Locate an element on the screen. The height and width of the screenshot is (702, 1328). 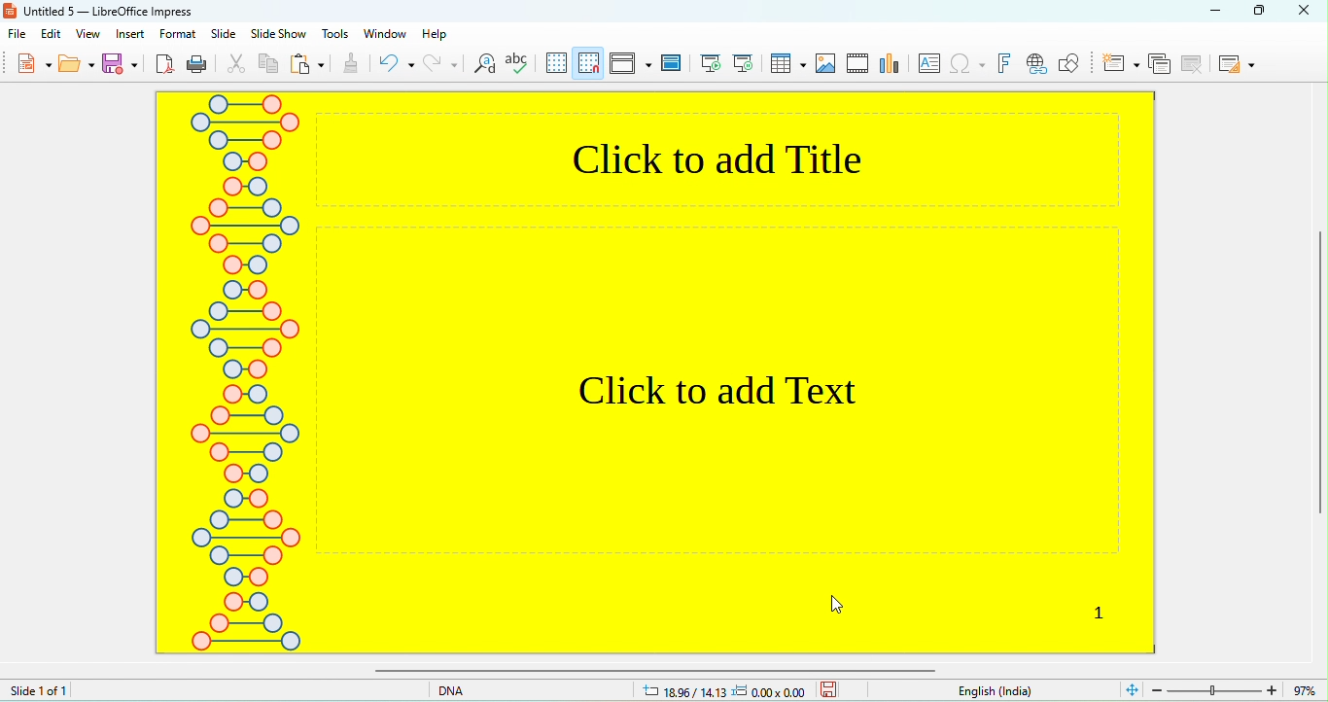
new is located at coordinates (32, 66).